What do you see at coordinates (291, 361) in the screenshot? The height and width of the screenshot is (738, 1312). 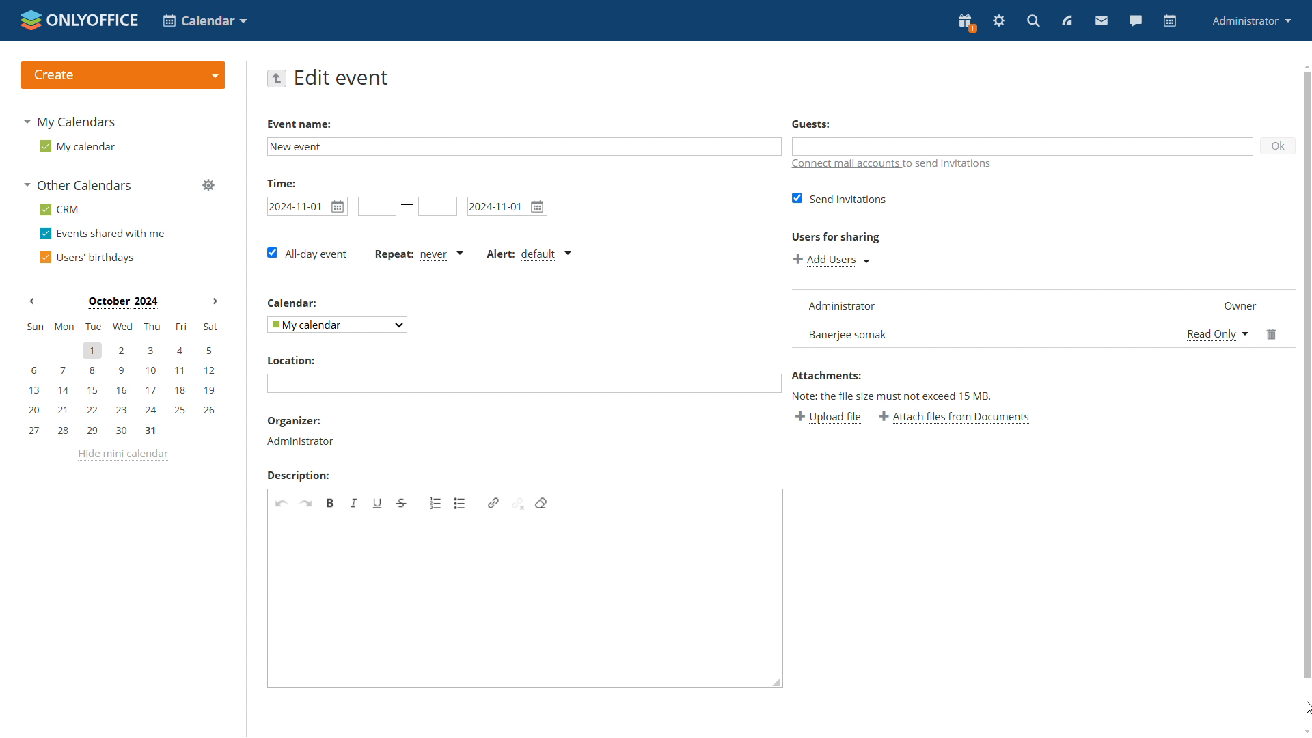 I see `Location` at bounding box center [291, 361].